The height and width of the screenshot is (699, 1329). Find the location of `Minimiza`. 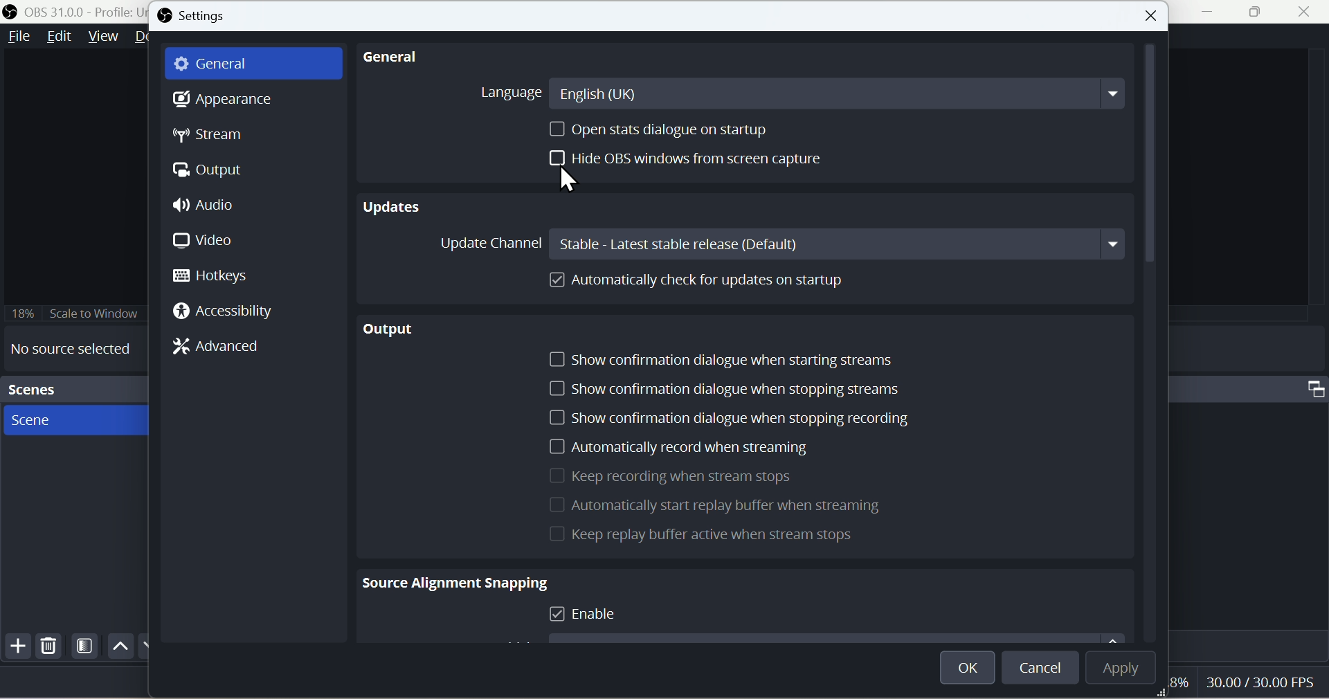

Minimiza is located at coordinates (1205, 12).